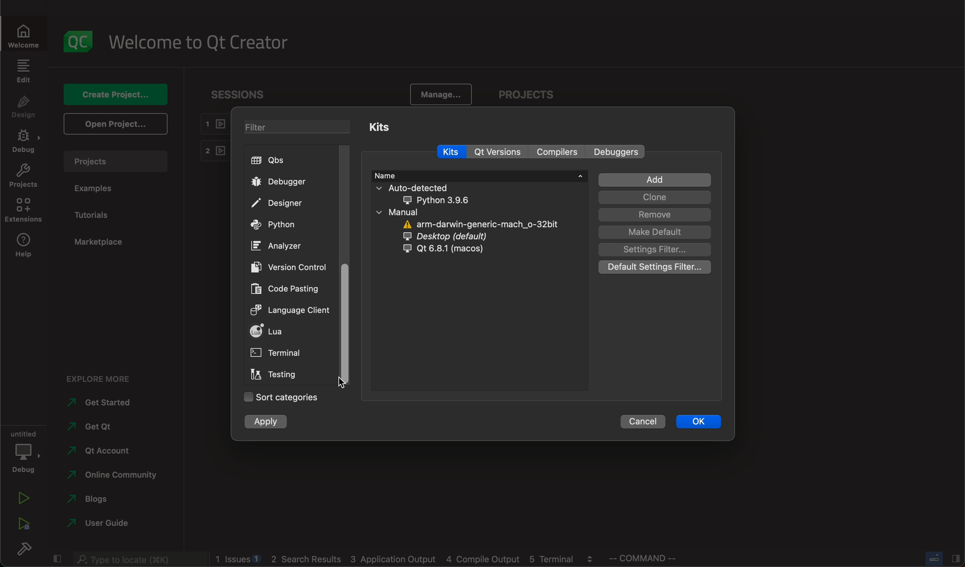  Describe the element at coordinates (451, 150) in the screenshot. I see `kits` at that location.